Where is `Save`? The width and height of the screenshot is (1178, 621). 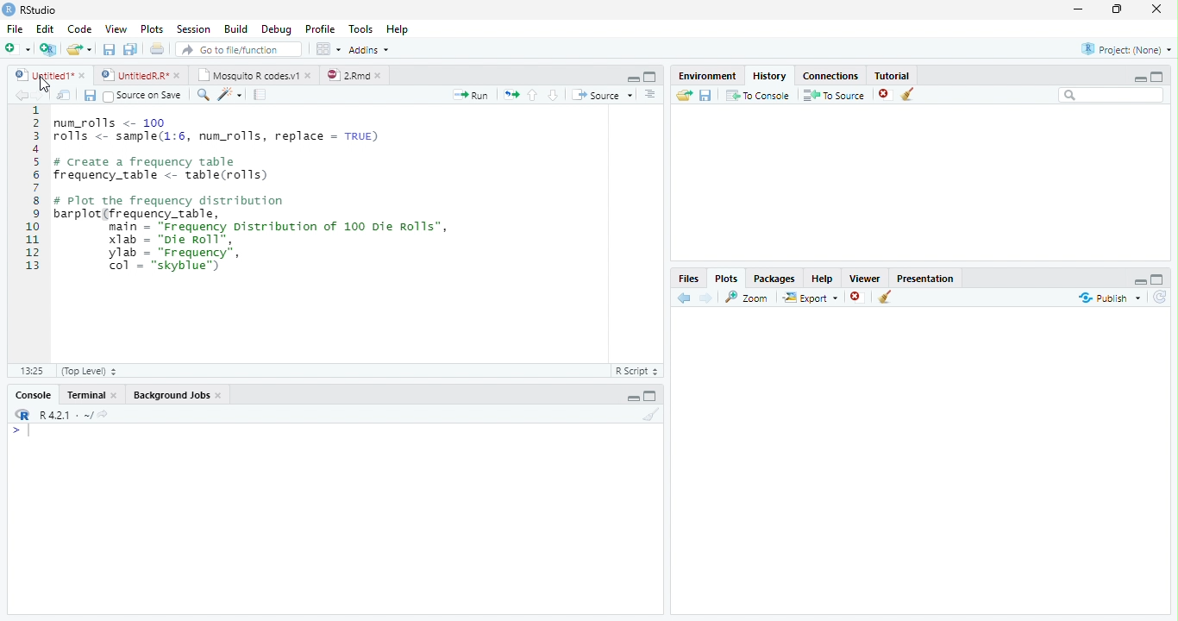 Save is located at coordinates (89, 95).